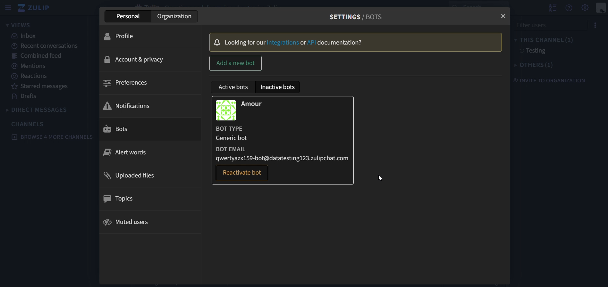  Describe the element at coordinates (380, 178) in the screenshot. I see `Cursor` at that location.